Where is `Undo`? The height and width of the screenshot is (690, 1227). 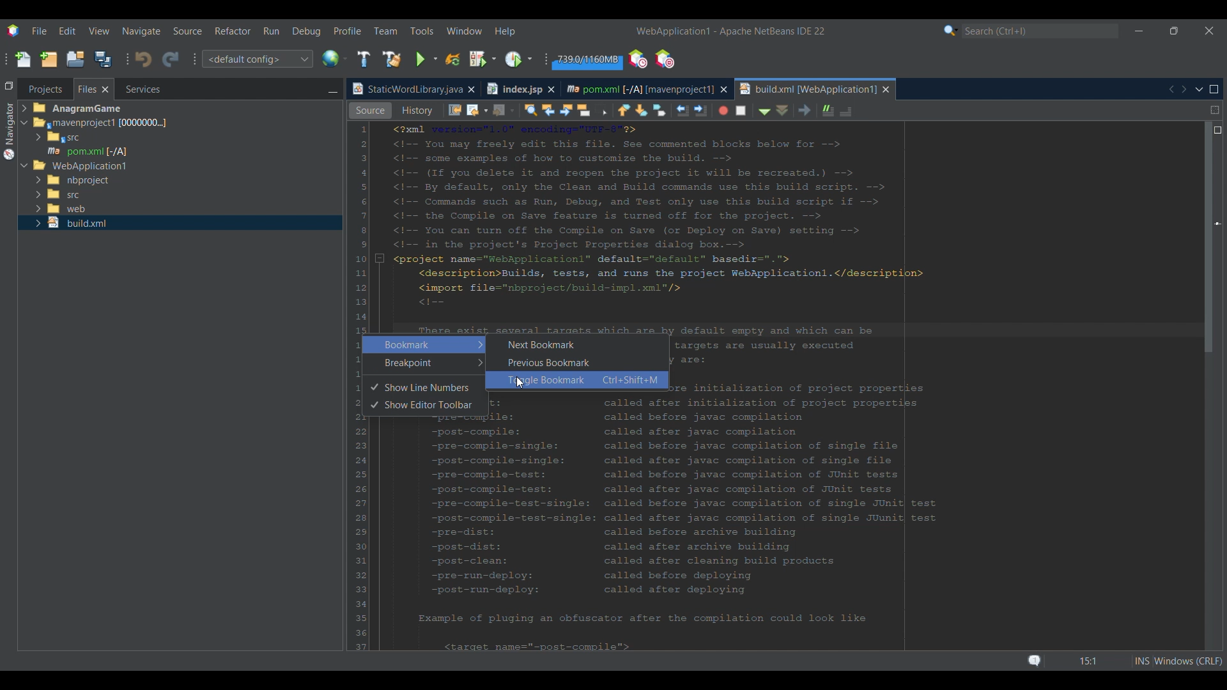
Undo is located at coordinates (143, 59).